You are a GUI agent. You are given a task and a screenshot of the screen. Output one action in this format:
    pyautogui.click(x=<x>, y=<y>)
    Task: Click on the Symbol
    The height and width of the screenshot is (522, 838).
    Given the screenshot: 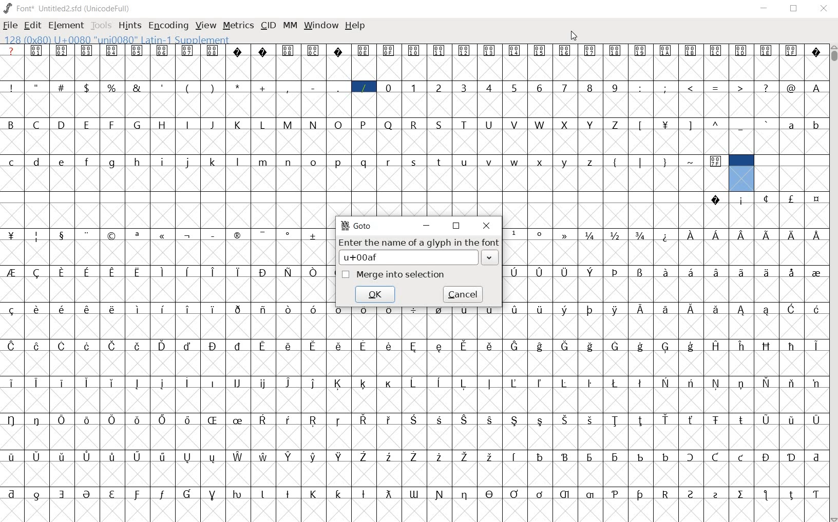 What is the action you would take?
    pyautogui.click(x=491, y=456)
    